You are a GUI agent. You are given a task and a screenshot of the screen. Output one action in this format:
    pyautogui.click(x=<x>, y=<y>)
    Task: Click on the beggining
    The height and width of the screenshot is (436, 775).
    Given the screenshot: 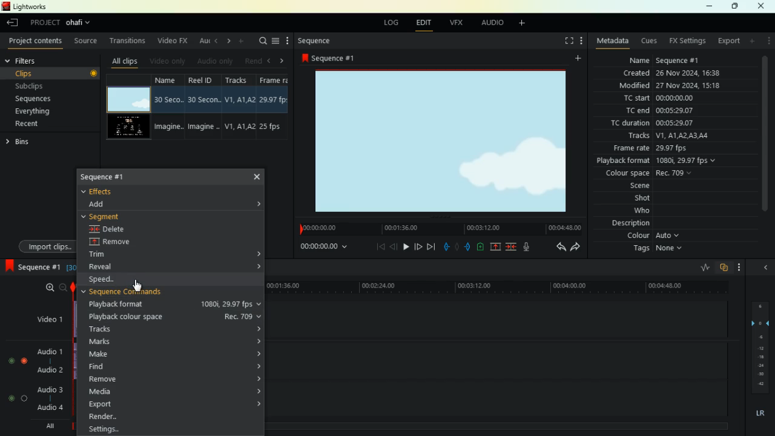 What is the action you would take?
    pyautogui.click(x=375, y=246)
    